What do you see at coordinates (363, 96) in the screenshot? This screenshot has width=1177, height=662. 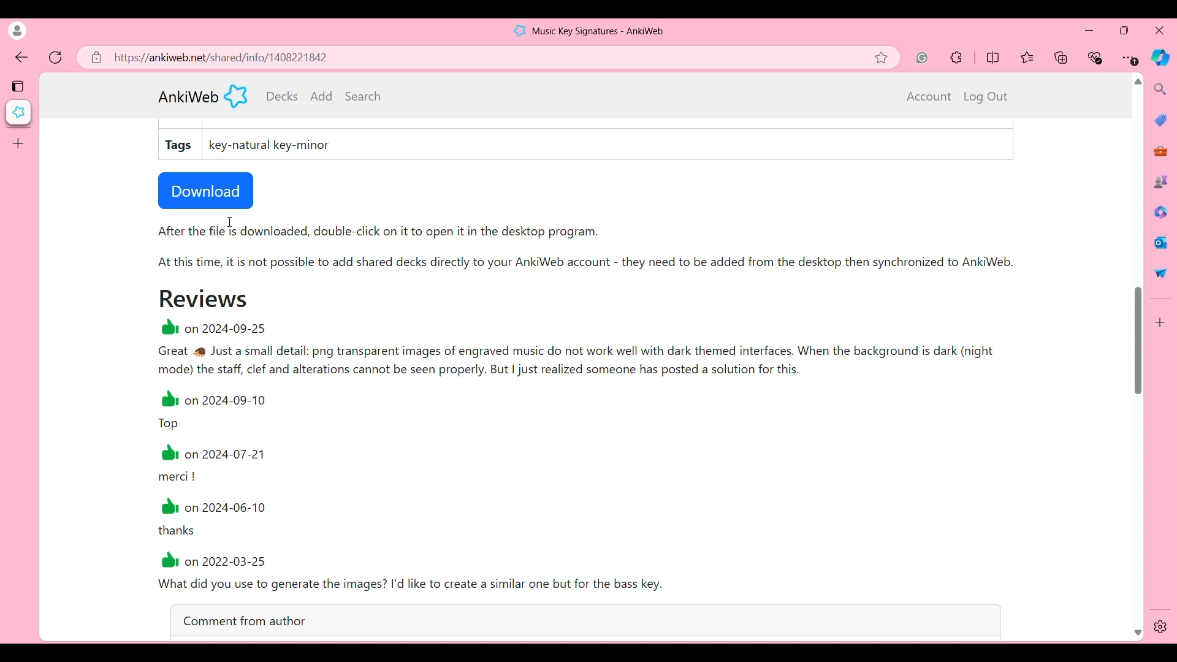 I see `Search` at bounding box center [363, 96].